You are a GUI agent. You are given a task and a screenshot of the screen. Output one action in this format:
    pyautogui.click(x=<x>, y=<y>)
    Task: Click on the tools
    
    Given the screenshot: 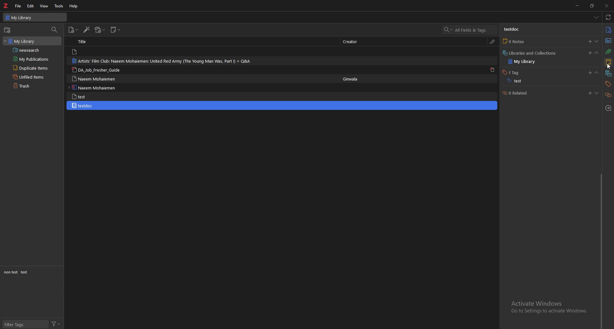 What is the action you would take?
    pyautogui.click(x=59, y=6)
    